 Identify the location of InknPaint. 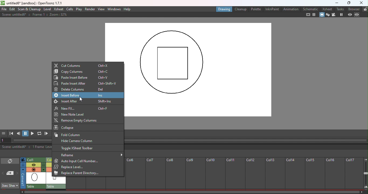
(272, 9).